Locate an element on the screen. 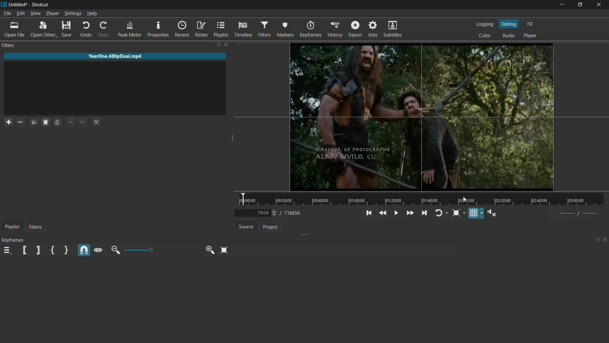 This screenshot has height=343, width=609. current frame is located at coordinates (262, 213).